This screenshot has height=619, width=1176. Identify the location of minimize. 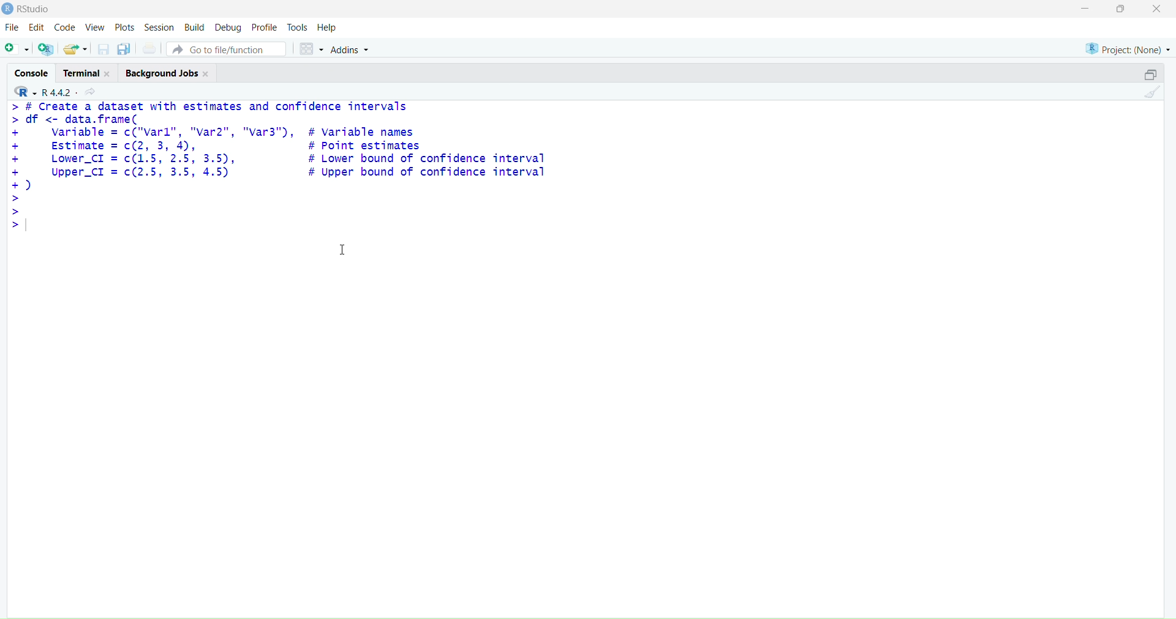
(1086, 9).